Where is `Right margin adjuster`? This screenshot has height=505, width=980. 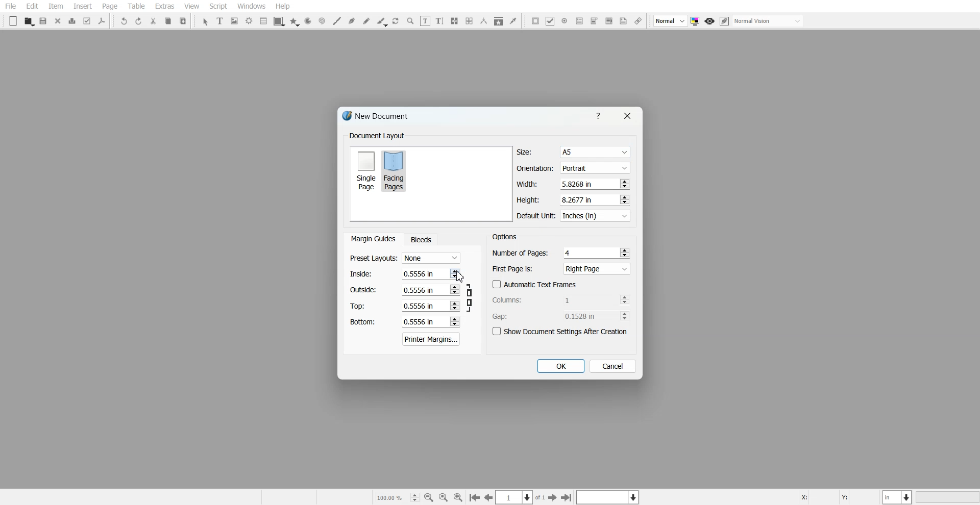
Right margin adjuster is located at coordinates (405, 290).